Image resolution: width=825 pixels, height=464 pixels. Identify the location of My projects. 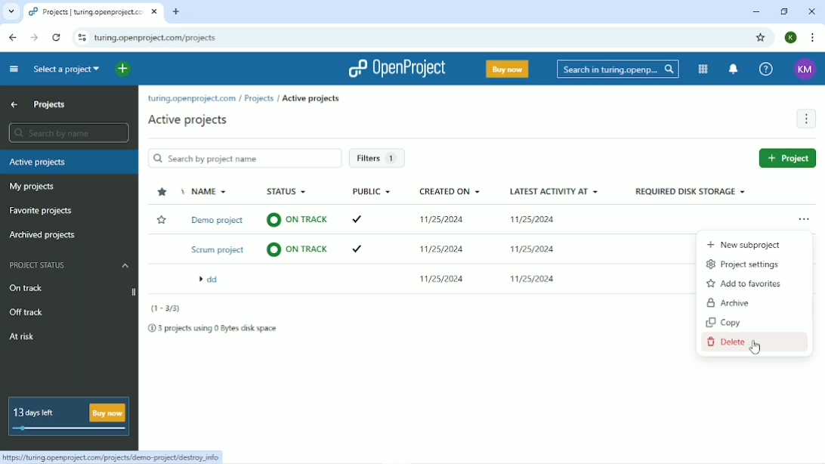
(33, 187).